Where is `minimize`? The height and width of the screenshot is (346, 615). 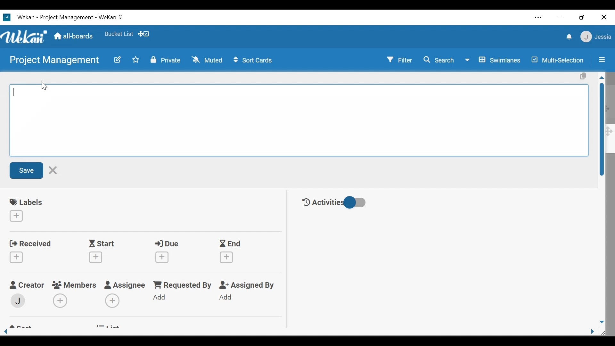 minimize is located at coordinates (560, 17).